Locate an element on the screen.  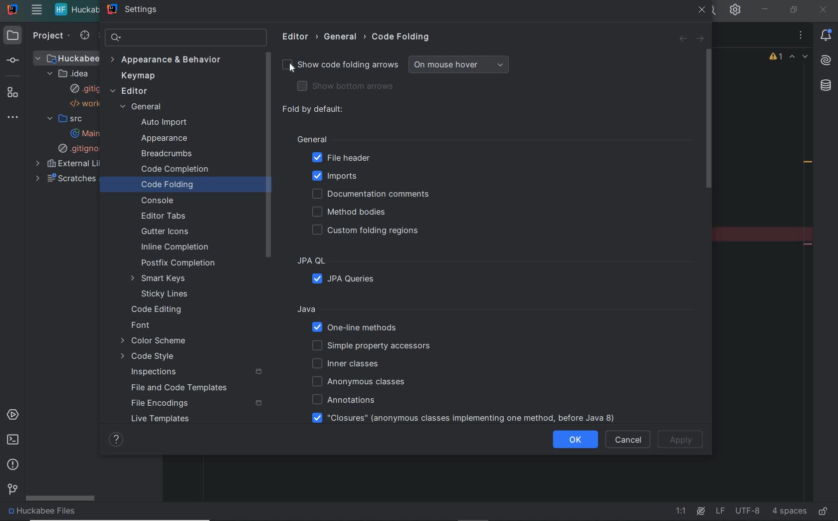
smart keys is located at coordinates (160, 278).